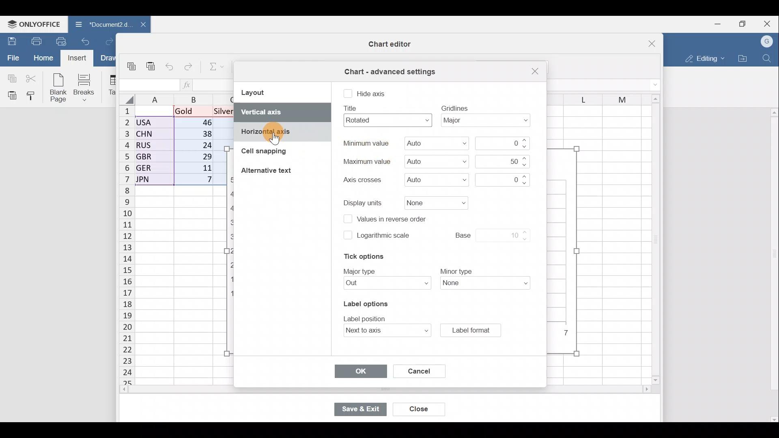 Image resolution: width=779 pixels, height=438 pixels. What do you see at coordinates (384, 331) in the screenshot?
I see `Label position` at bounding box center [384, 331].